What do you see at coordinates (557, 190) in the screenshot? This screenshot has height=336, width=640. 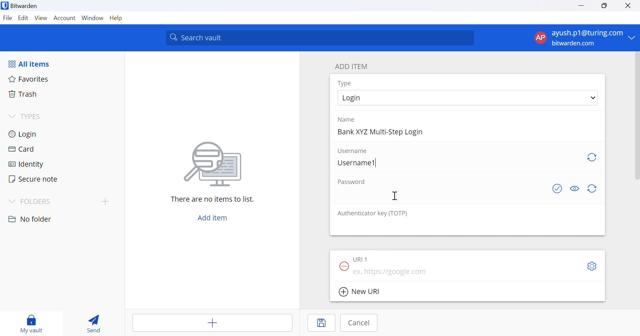 I see `Check if password has been exposed` at bounding box center [557, 190].